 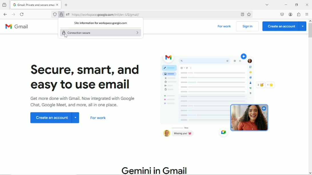 I want to click on  https:// workspace google.com/inti/en-US/gmail/, so click(x=106, y=15).